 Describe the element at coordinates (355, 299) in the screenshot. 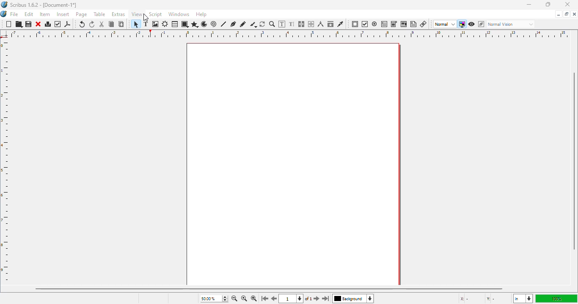

I see `background` at that location.